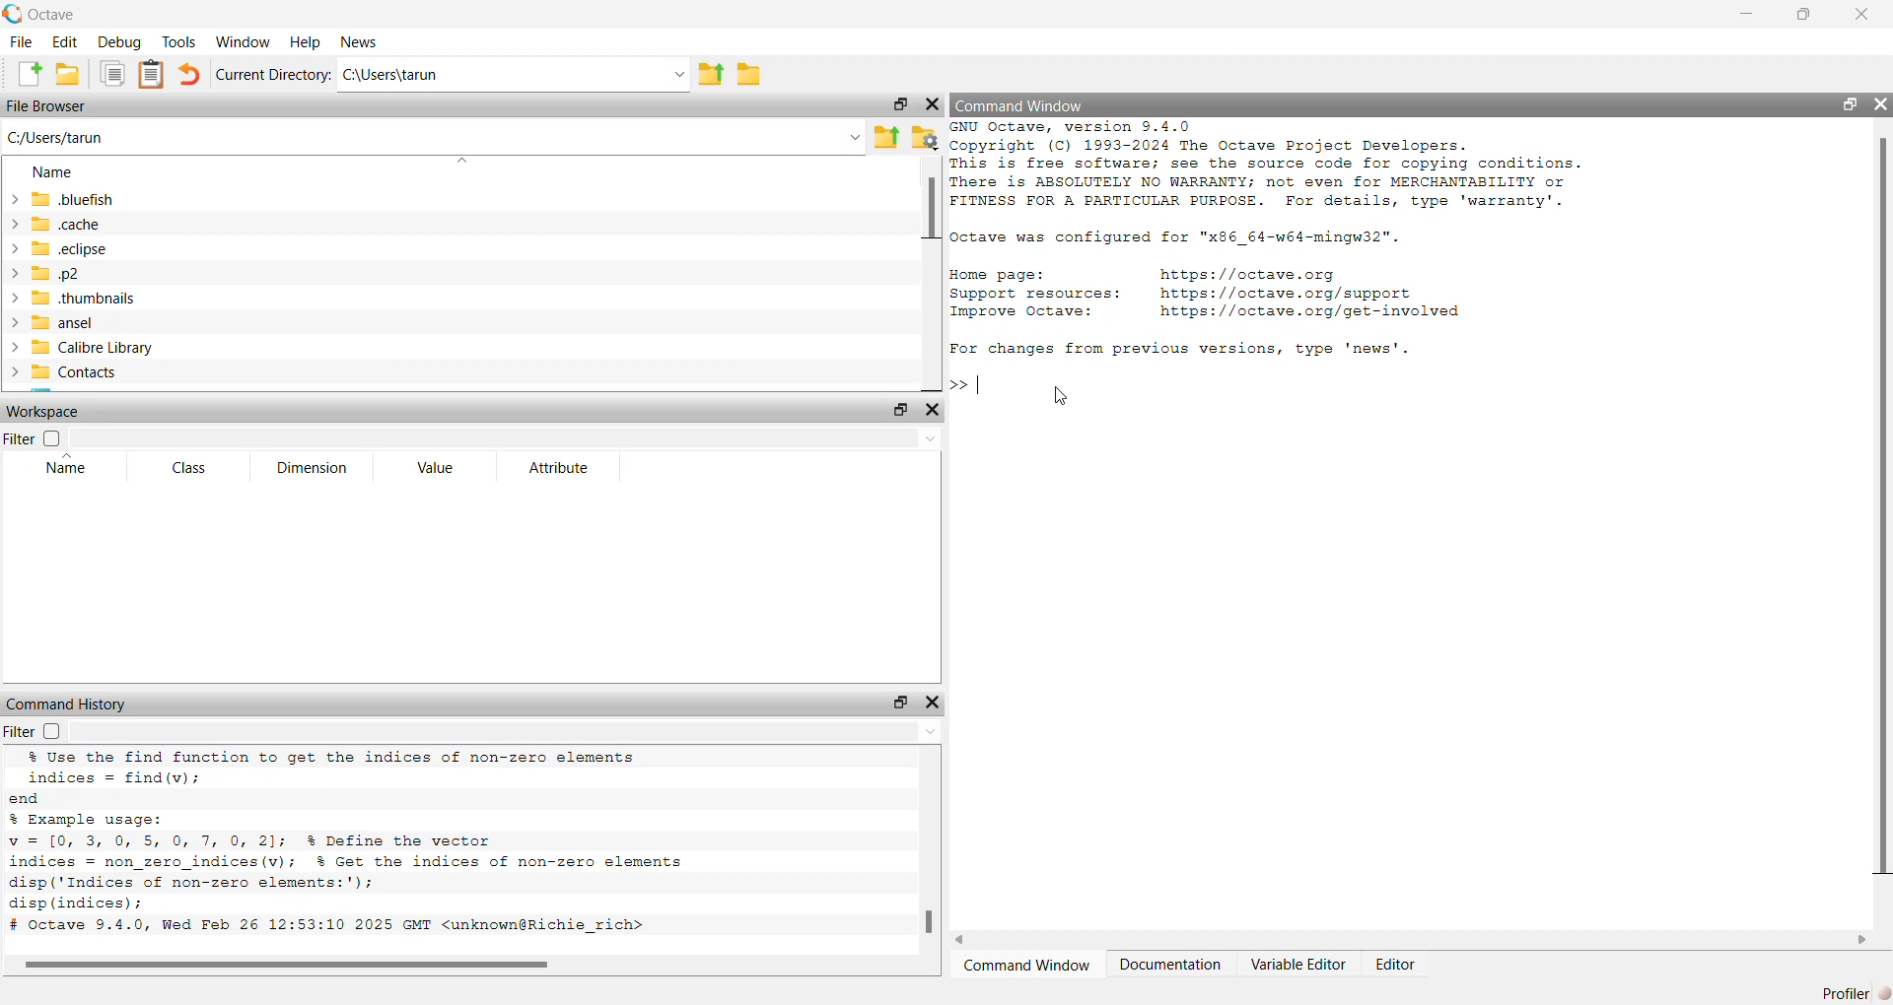 Image resolution: width=1893 pixels, height=1005 pixels. I want to click on close, so click(933, 107).